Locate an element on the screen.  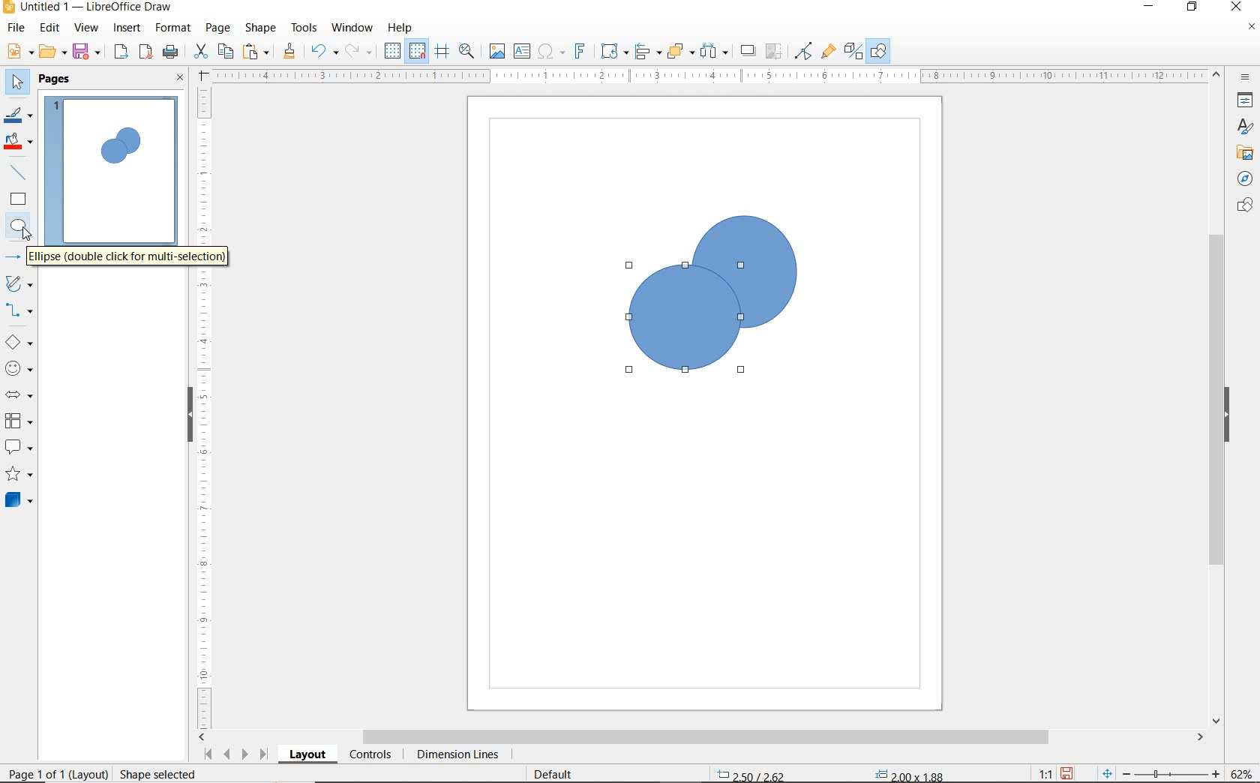
RESTORE DOWN is located at coordinates (1192, 7).